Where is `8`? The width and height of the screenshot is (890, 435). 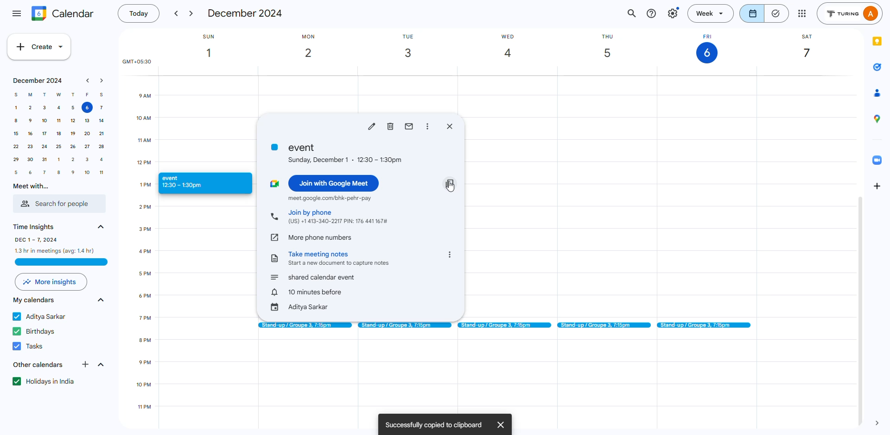
8 is located at coordinates (58, 172).